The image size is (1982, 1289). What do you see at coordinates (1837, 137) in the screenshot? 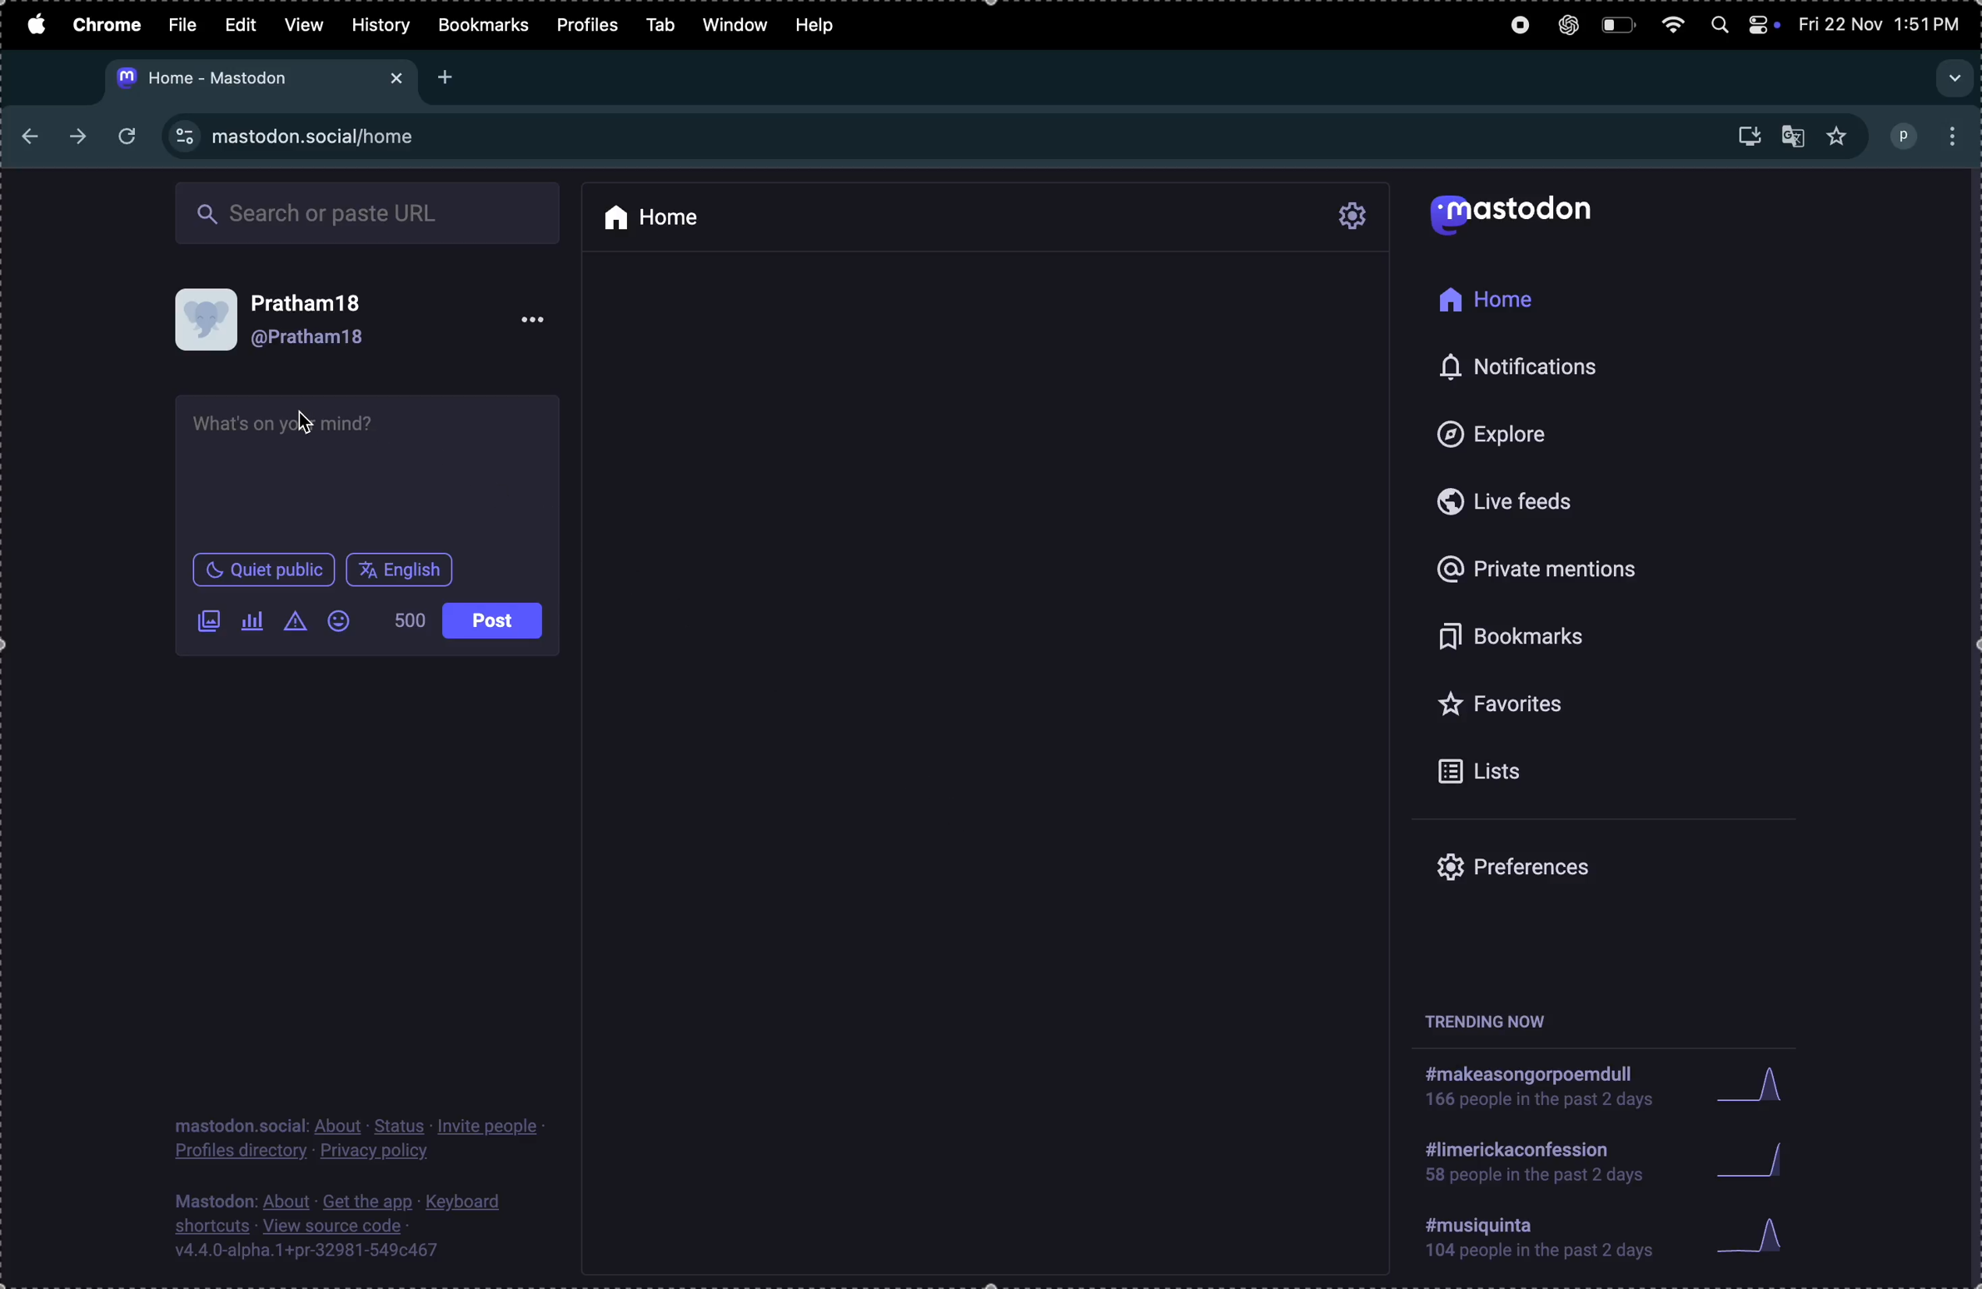
I see `favourites` at bounding box center [1837, 137].